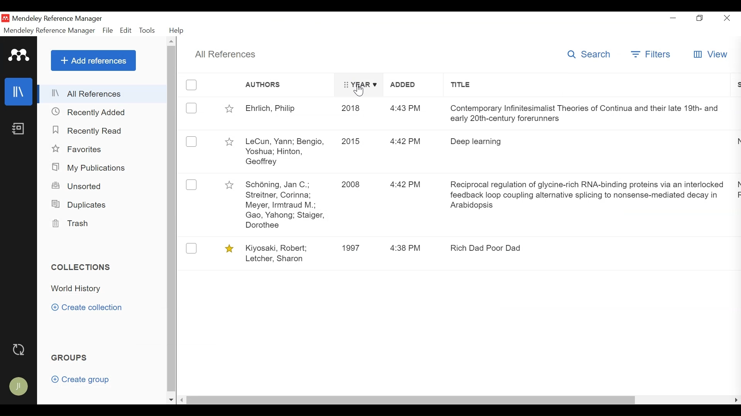 Image resolution: width=741 pixels, height=416 pixels. I want to click on Select, so click(191, 185).